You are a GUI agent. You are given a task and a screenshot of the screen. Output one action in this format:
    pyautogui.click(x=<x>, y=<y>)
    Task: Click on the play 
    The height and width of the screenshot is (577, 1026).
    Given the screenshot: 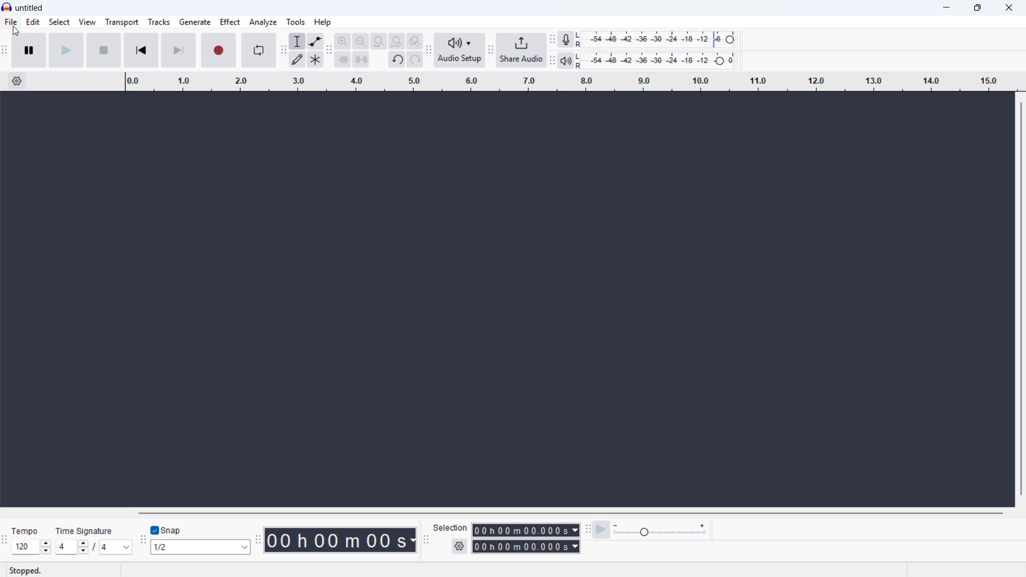 What is the action you would take?
    pyautogui.click(x=67, y=51)
    